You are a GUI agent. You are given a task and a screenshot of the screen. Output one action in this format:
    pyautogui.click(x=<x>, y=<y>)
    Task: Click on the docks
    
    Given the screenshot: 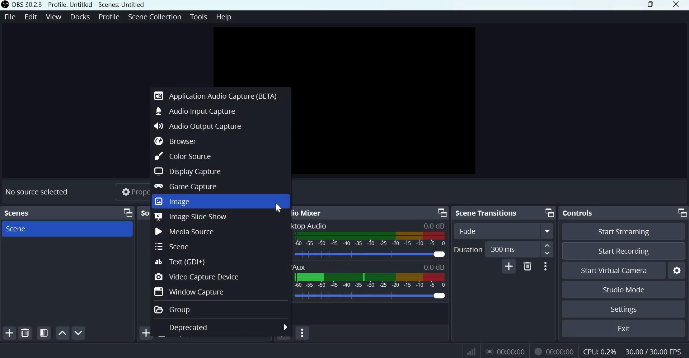 What is the action you would take?
    pyautogui.click(x=81, y=16)
    